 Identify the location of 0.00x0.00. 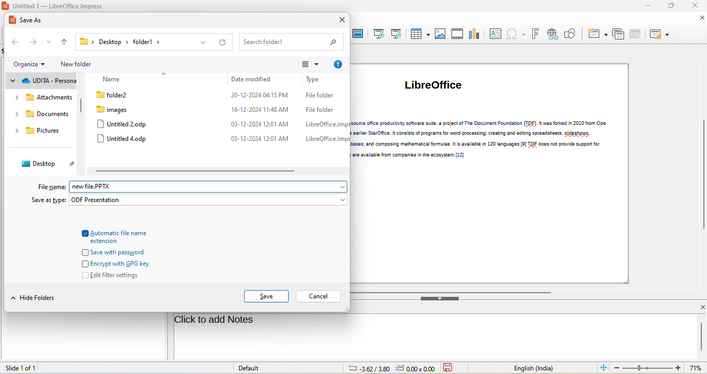
(415, 368).